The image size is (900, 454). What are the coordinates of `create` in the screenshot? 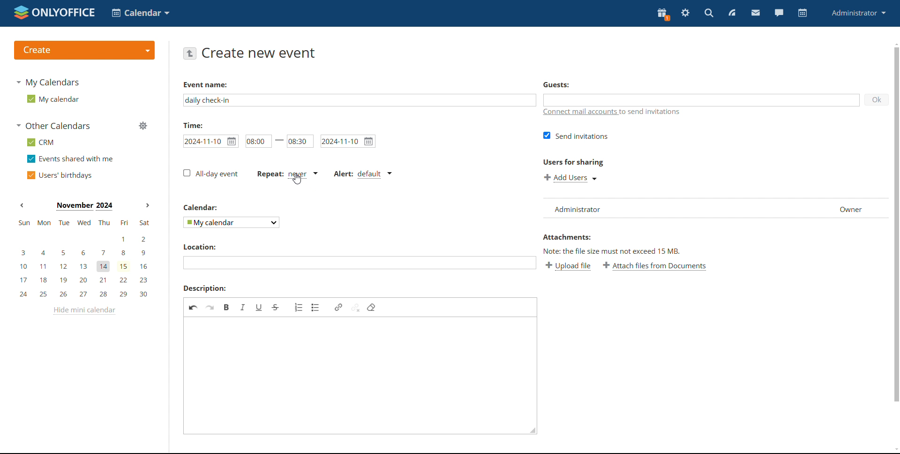 It's located at (84, 50).